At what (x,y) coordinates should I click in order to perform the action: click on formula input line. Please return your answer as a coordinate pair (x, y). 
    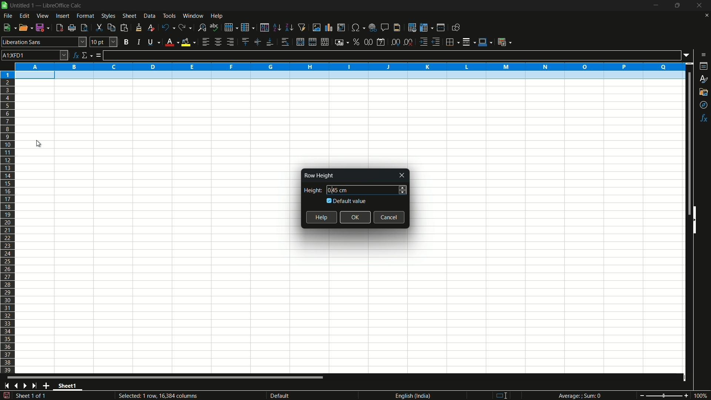
    Looking at the image, I should click on (392, 55).